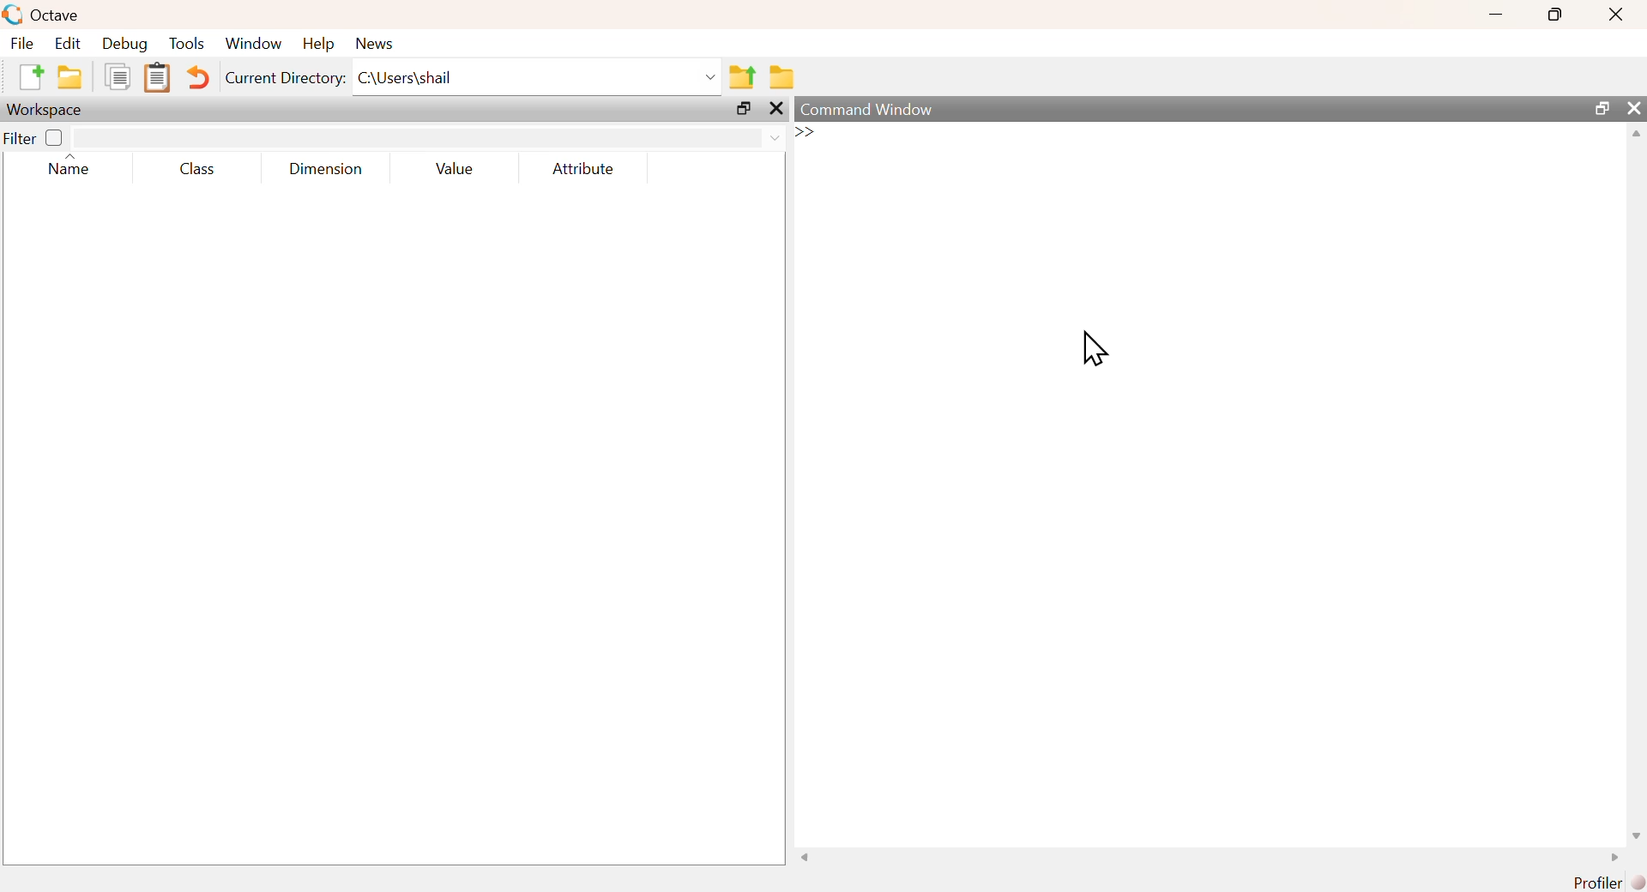  I want to click on scroll up, so click(1634, 136).